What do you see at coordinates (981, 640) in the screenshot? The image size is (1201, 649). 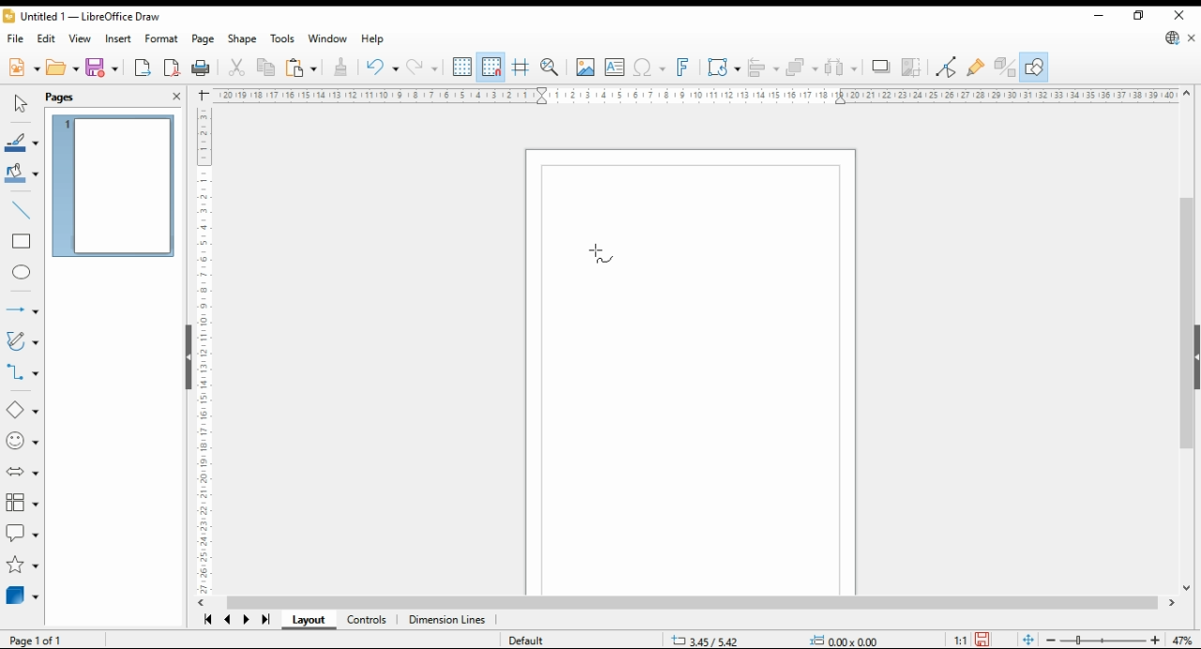 I see `save` at bounding box center [981, 640].